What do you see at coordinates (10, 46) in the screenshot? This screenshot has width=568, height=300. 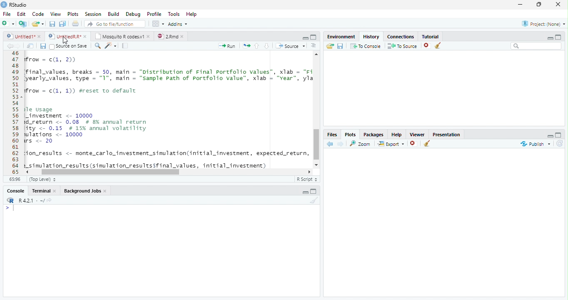 I see `previous source location` at bounding box center [10, 46].